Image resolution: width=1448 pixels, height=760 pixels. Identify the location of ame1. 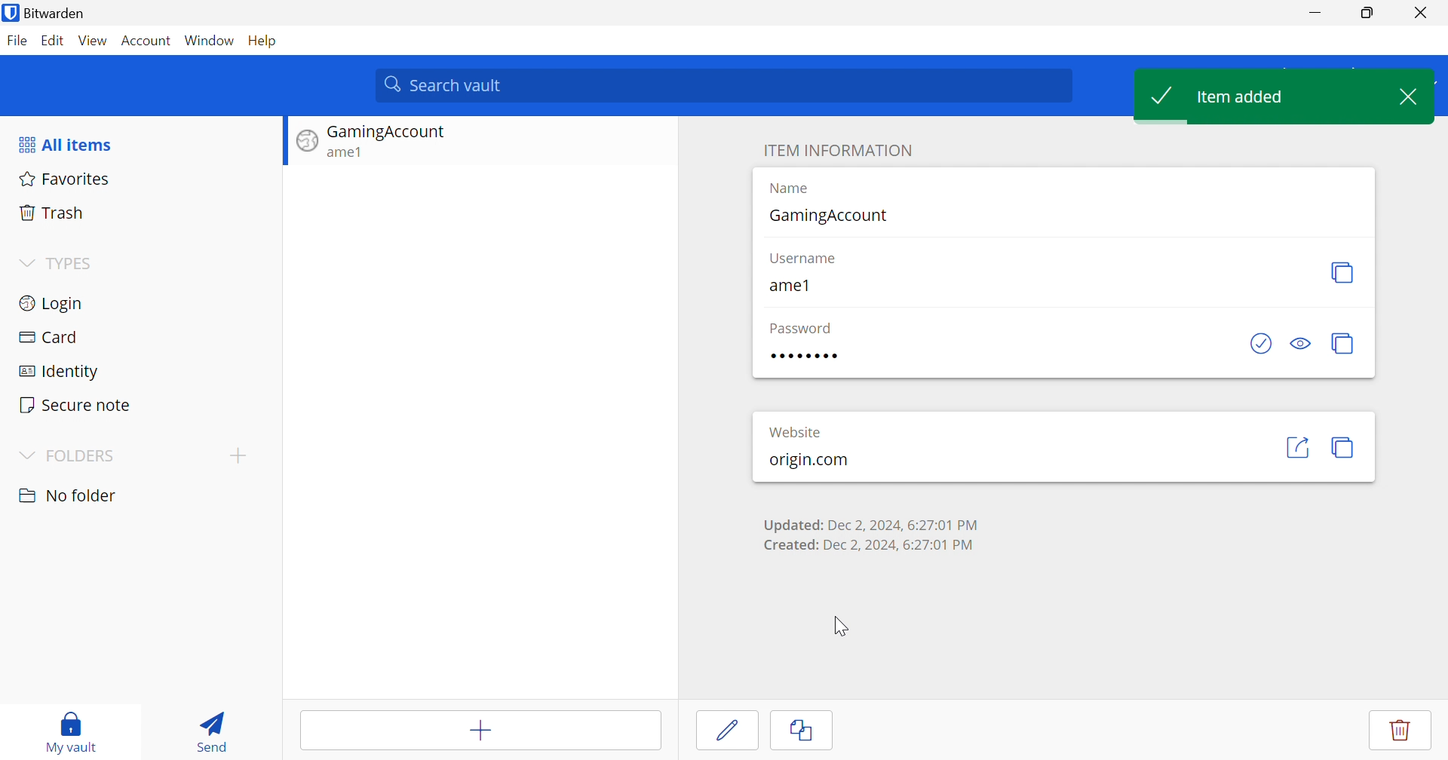
(785, 286).